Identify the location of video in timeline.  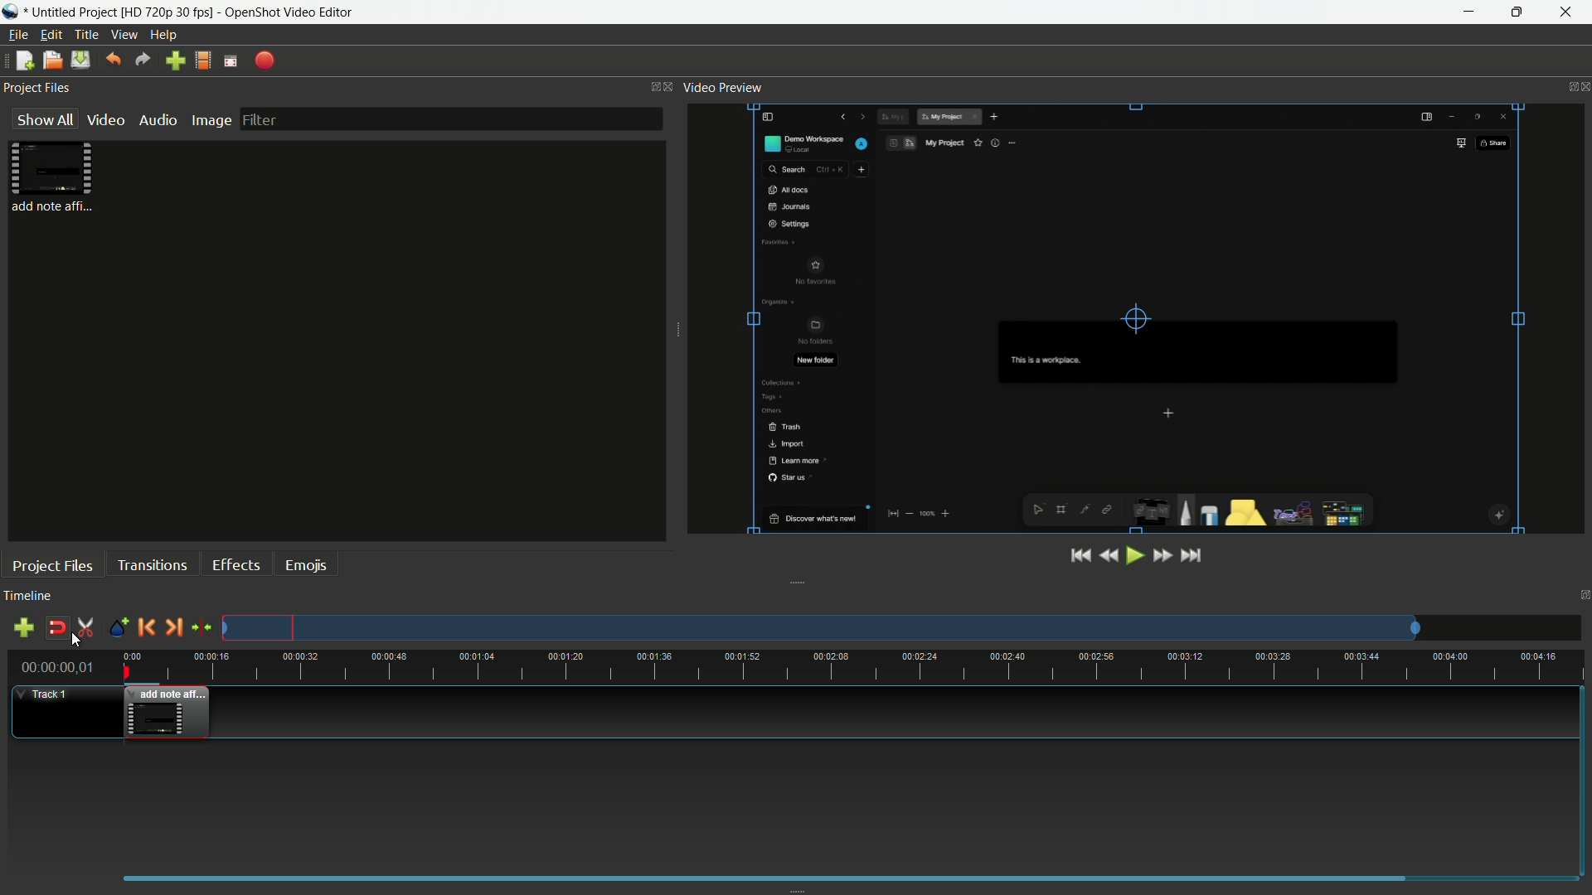
(166, 713).